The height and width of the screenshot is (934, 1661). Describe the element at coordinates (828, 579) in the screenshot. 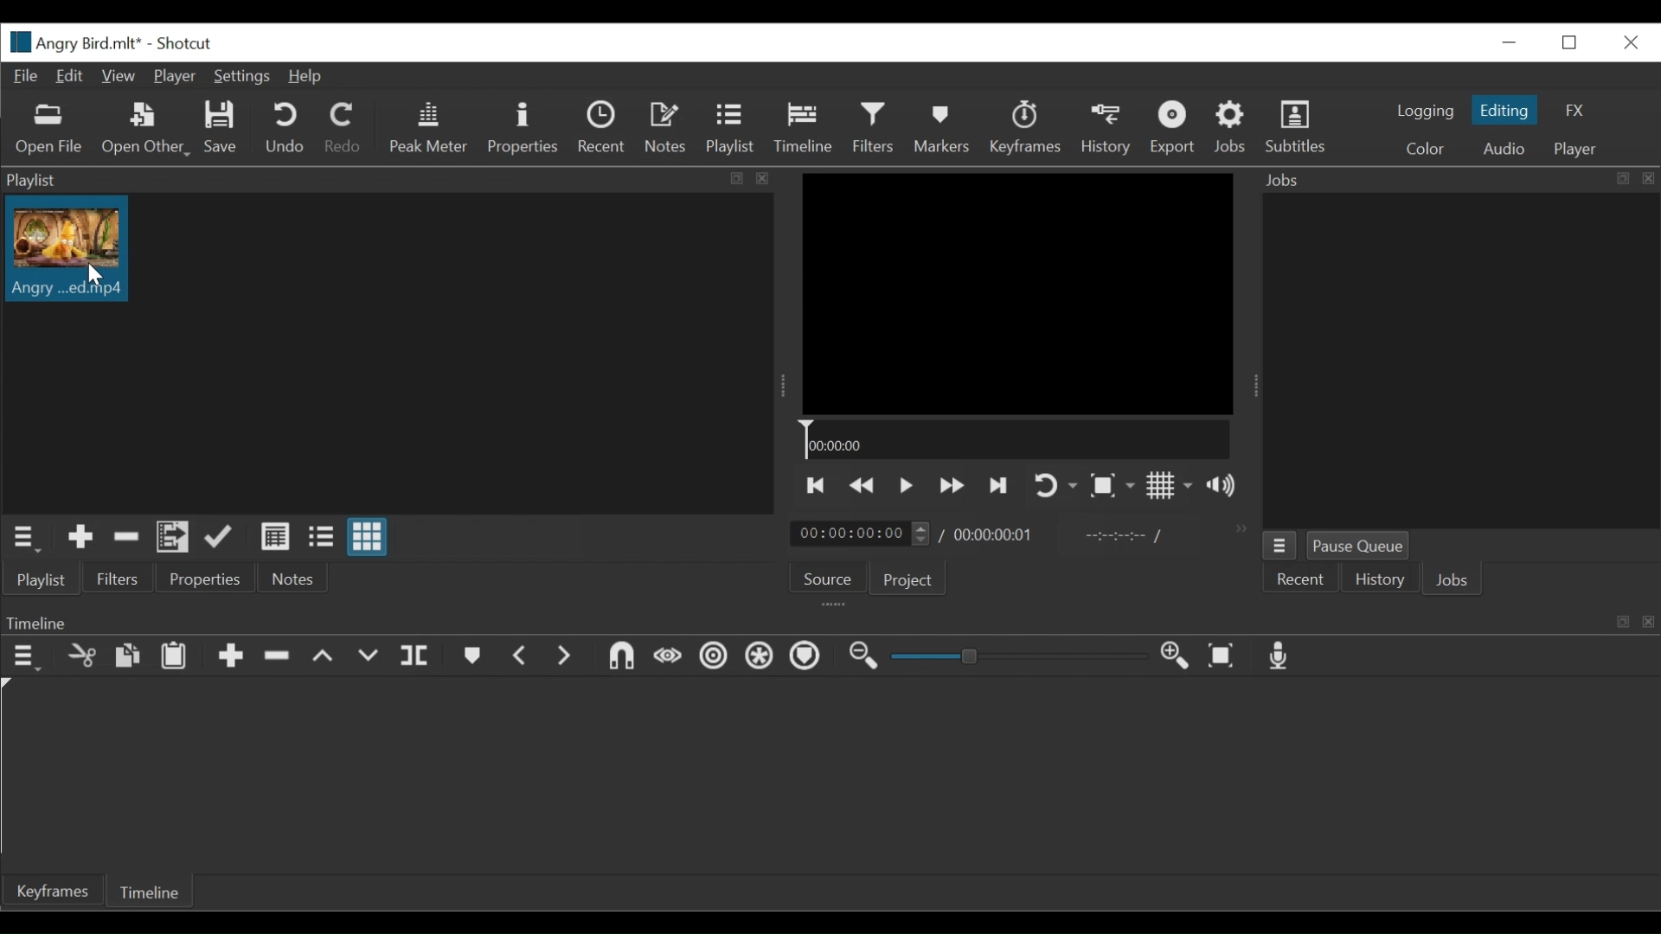

I see `Source` at that location.